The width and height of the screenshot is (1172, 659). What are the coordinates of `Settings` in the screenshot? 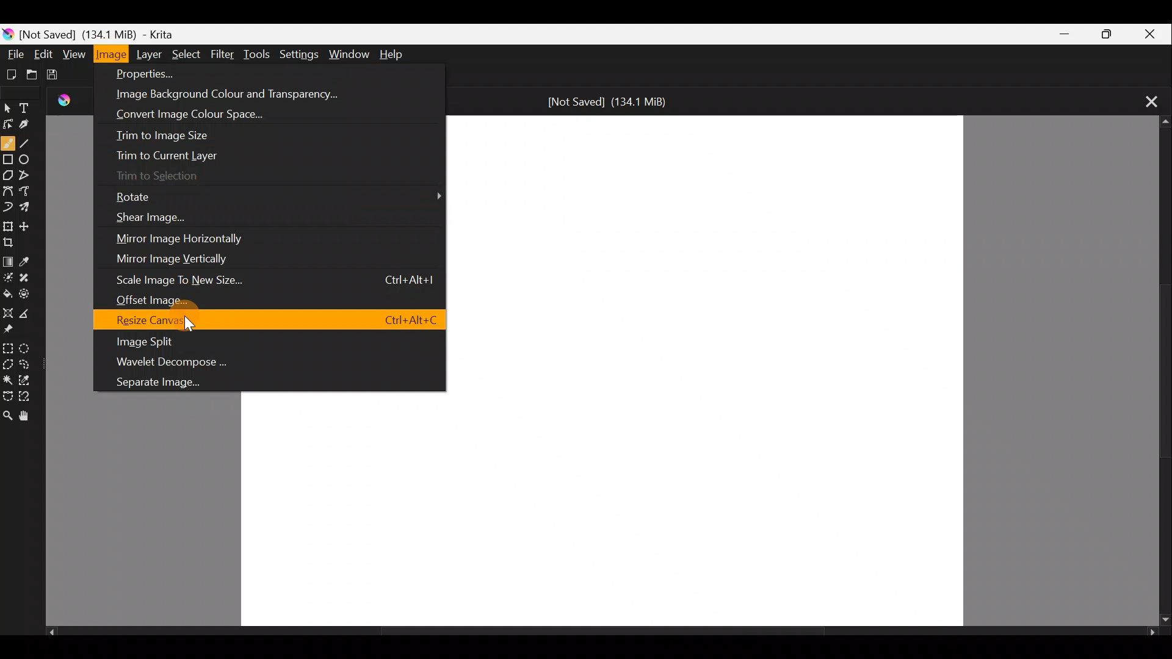 It's located at (297, 51).